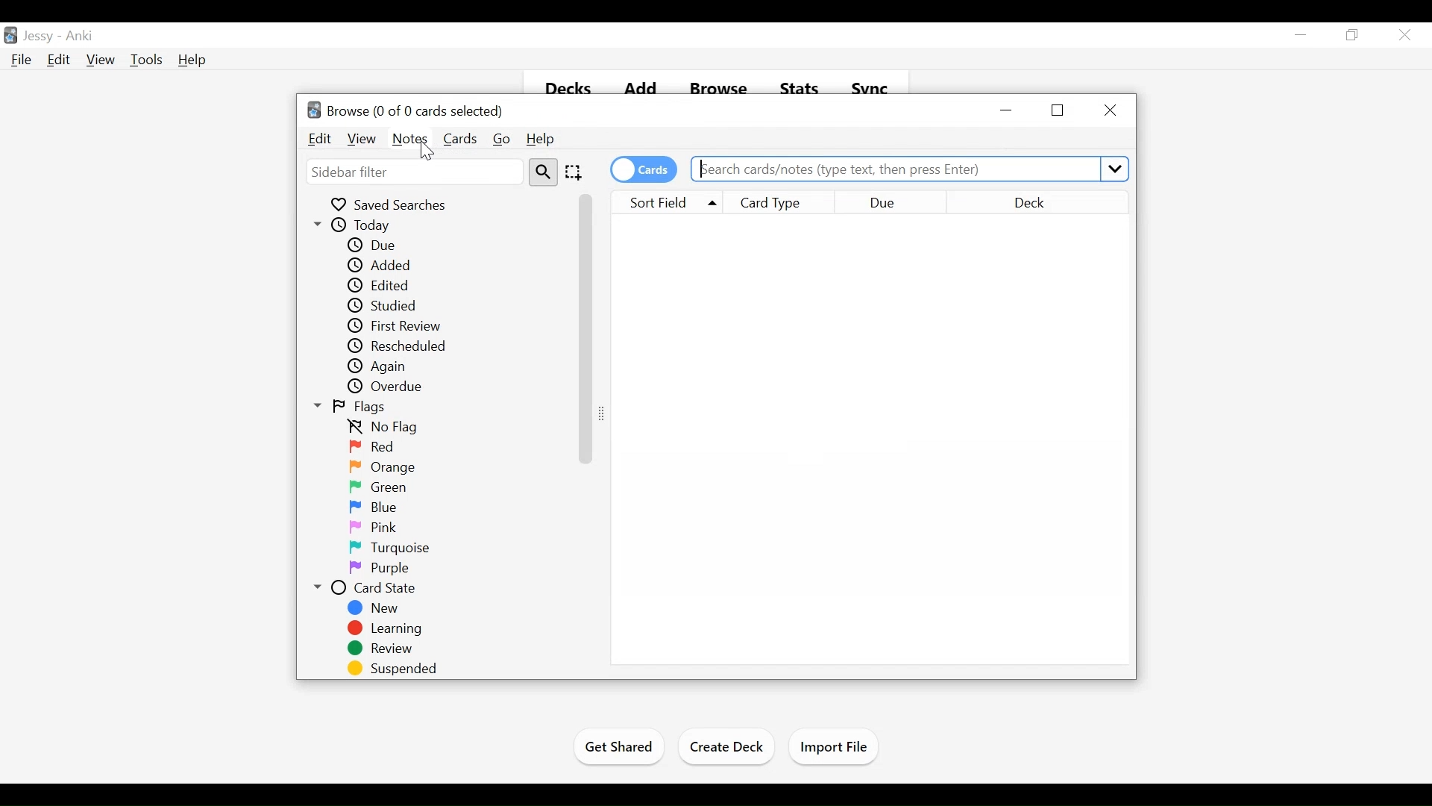  I want to click on Overdue, so click(383, 387).